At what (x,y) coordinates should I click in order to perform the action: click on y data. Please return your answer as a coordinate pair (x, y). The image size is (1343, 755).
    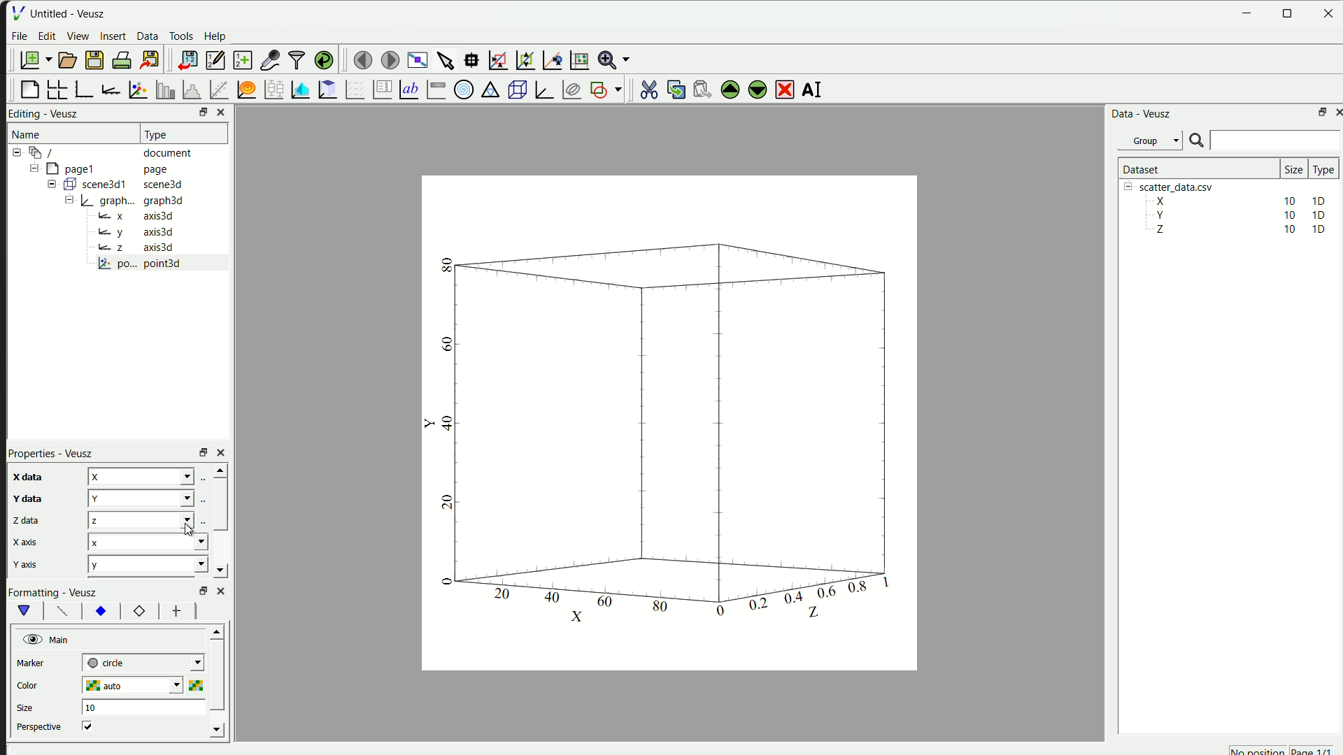
    Looking at the image, I should click on (20, 497).